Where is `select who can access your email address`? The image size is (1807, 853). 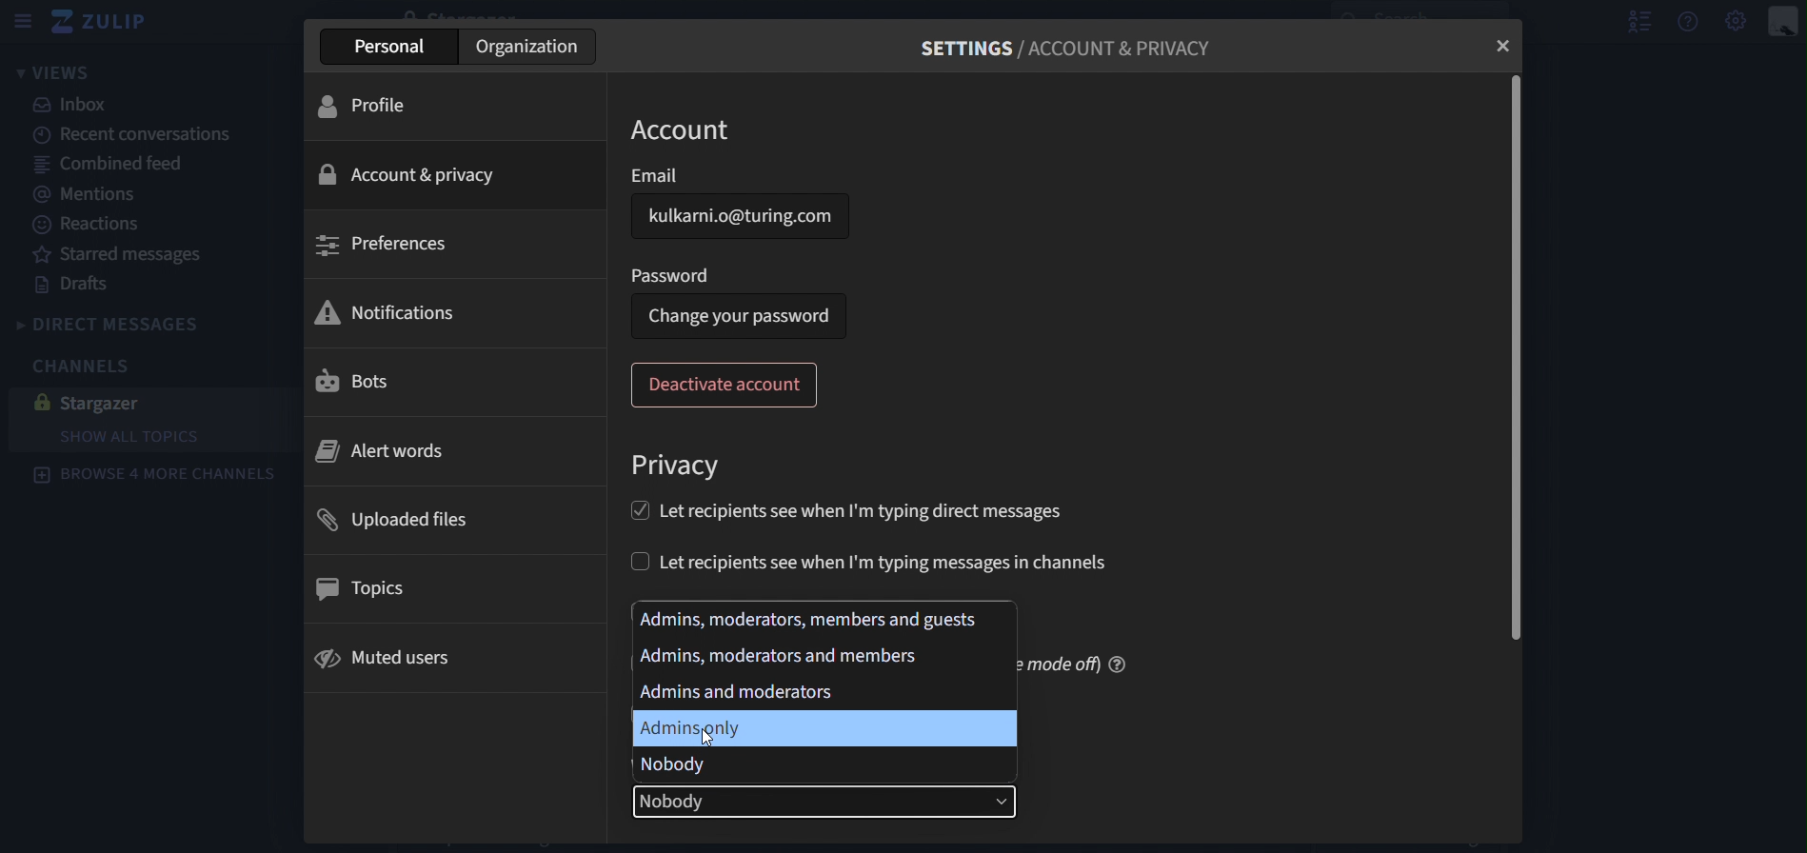 select who can access your email address is located at coordinates (829, 803).